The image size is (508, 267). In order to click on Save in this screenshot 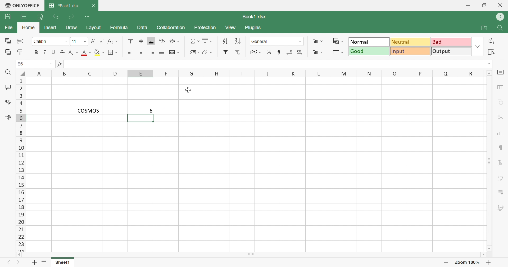, I will do `click(7, 17)`.